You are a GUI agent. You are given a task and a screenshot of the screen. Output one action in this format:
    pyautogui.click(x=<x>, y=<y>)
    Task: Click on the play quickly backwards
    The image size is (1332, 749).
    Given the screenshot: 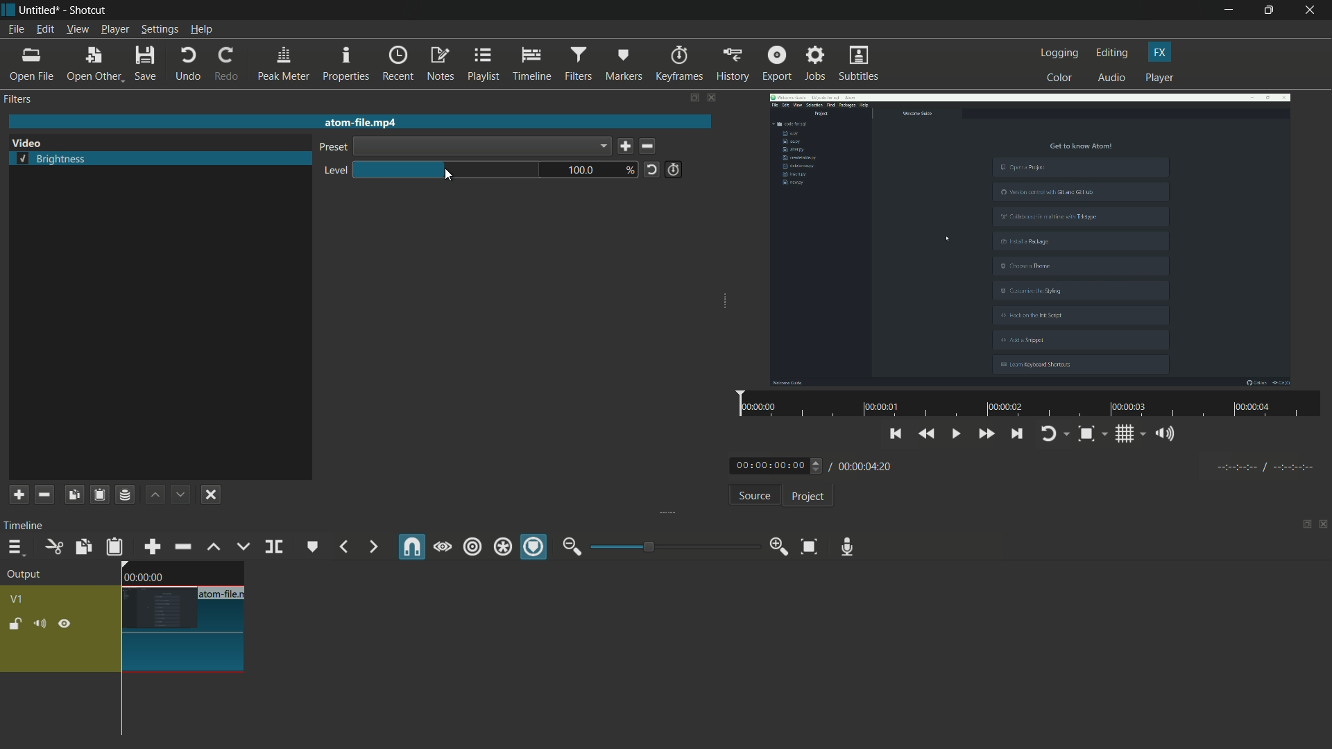 What is the action you would take?
    pyautogui.click(x=928, y=434)
    